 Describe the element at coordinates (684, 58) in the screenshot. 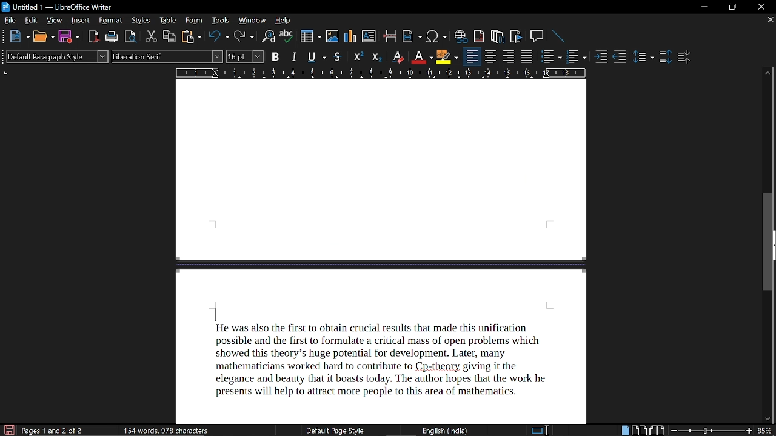

I see `Decrease paragraph spacing` at that location.